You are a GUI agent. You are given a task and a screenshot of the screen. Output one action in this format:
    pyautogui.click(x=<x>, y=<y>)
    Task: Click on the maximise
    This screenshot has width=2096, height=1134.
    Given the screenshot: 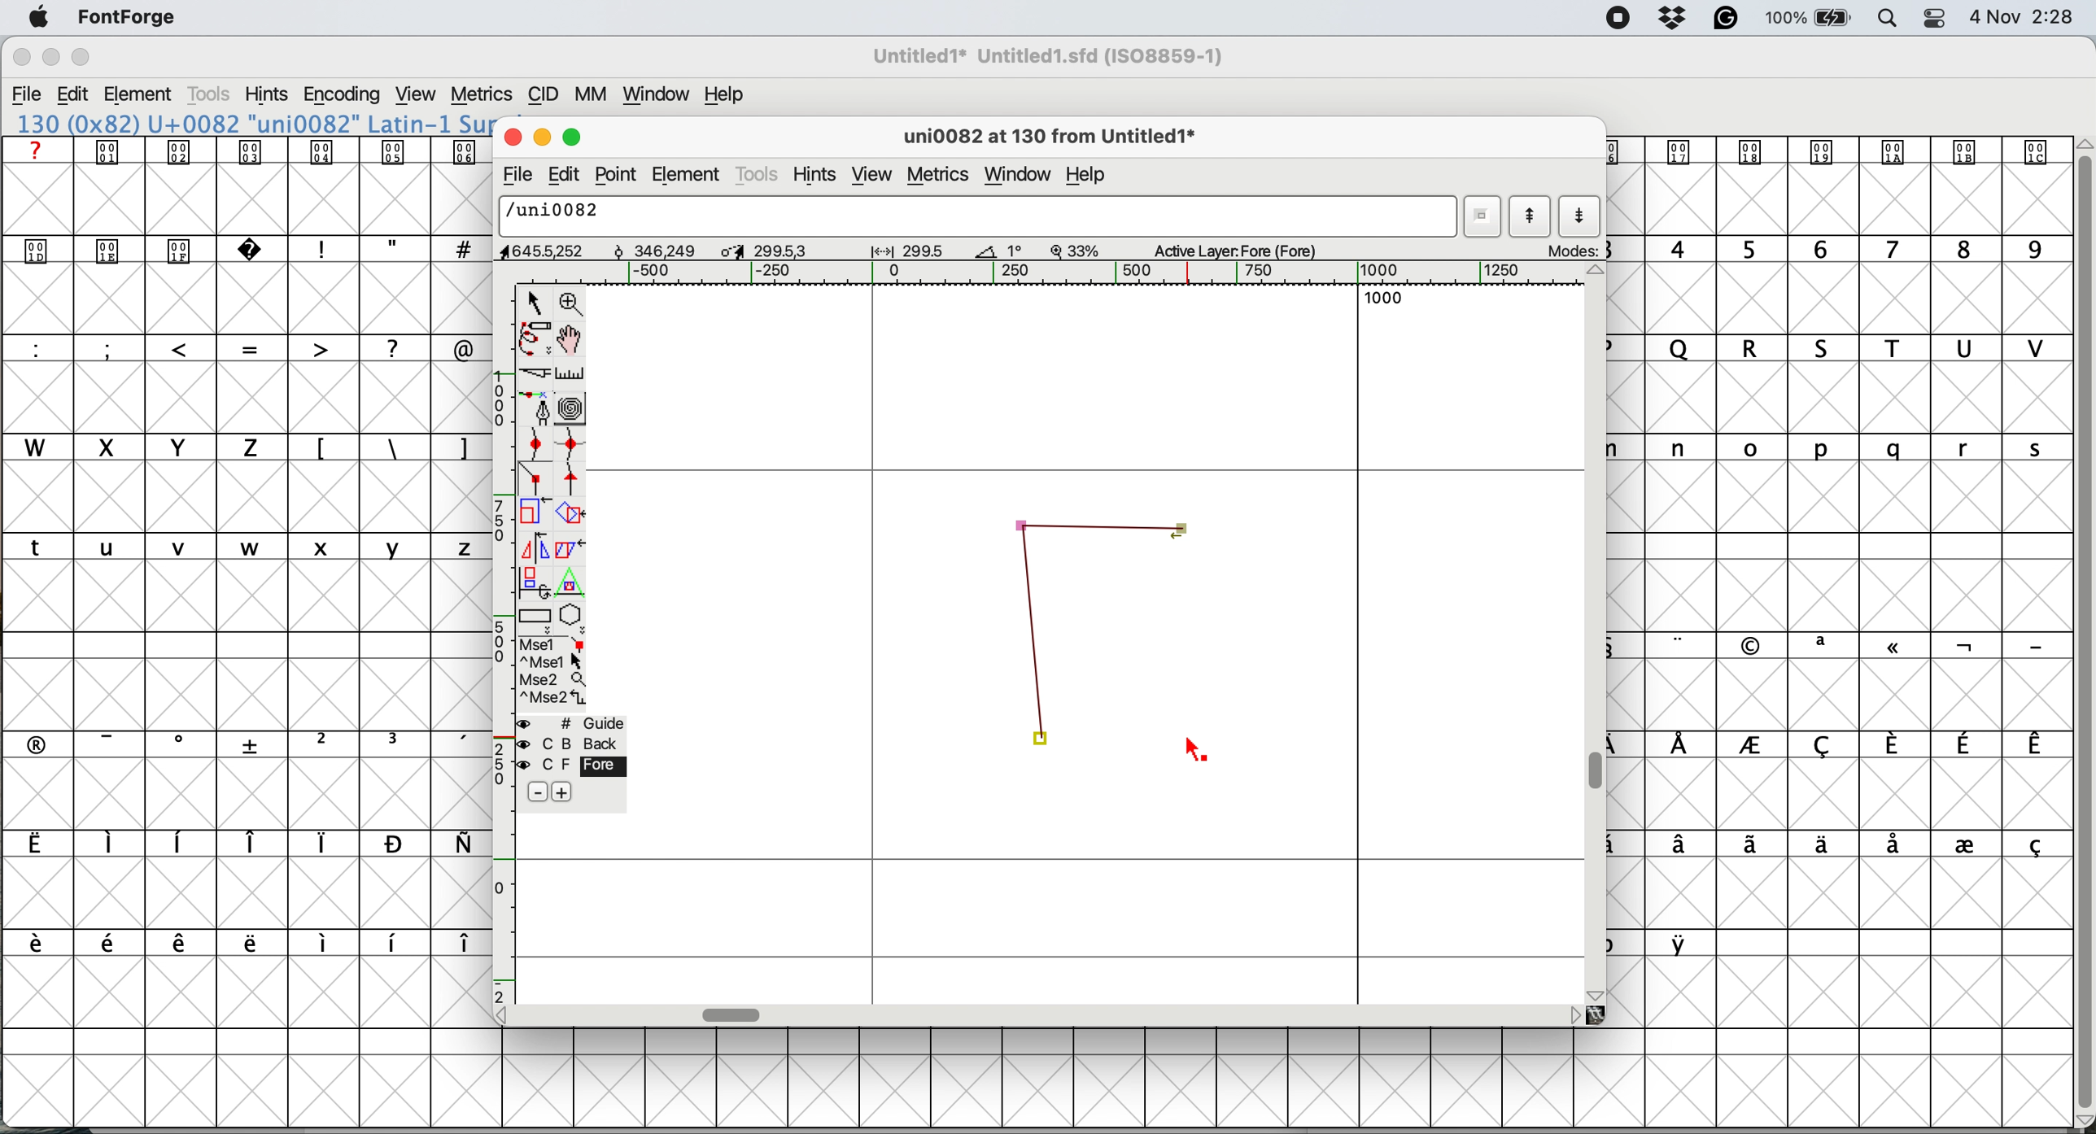 What is the action you would take?
    pyautogui.click(x=575, y=133)
    